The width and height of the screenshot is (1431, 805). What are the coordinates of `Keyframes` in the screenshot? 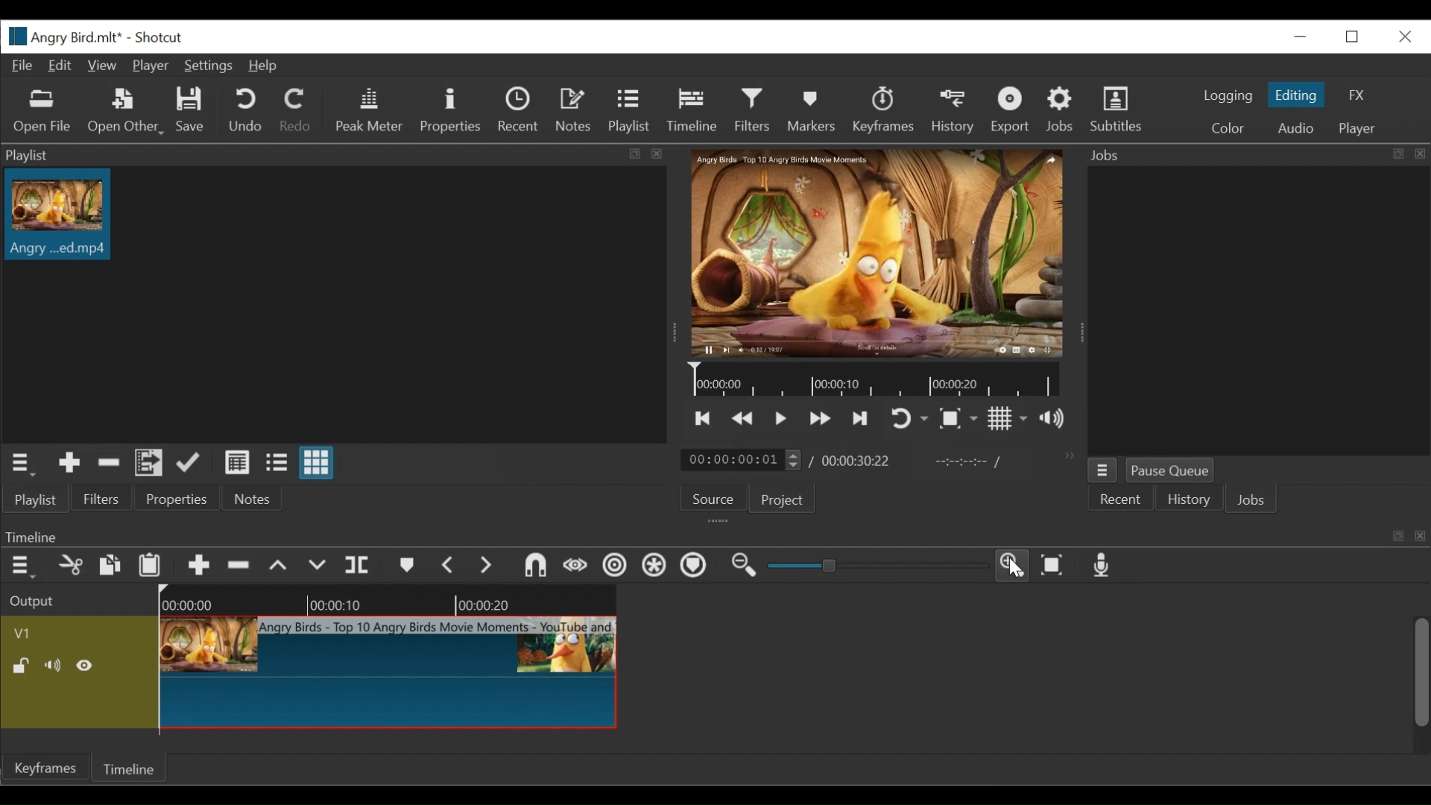 It's located at (884, 111).